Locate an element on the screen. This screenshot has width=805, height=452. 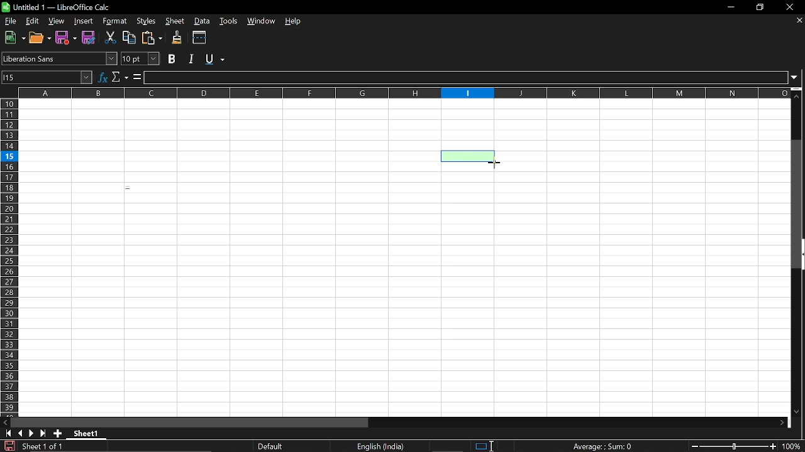
Save is located at coordinates (8, 446).